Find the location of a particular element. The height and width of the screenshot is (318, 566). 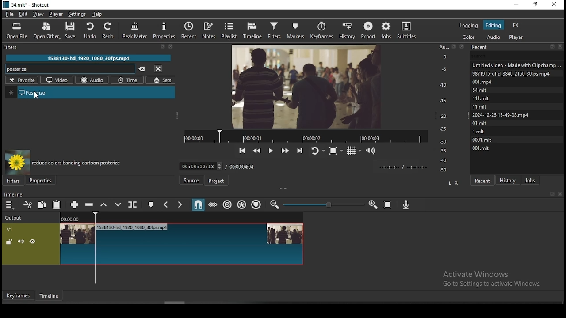

subtitles is located at coordinates (407, 30).